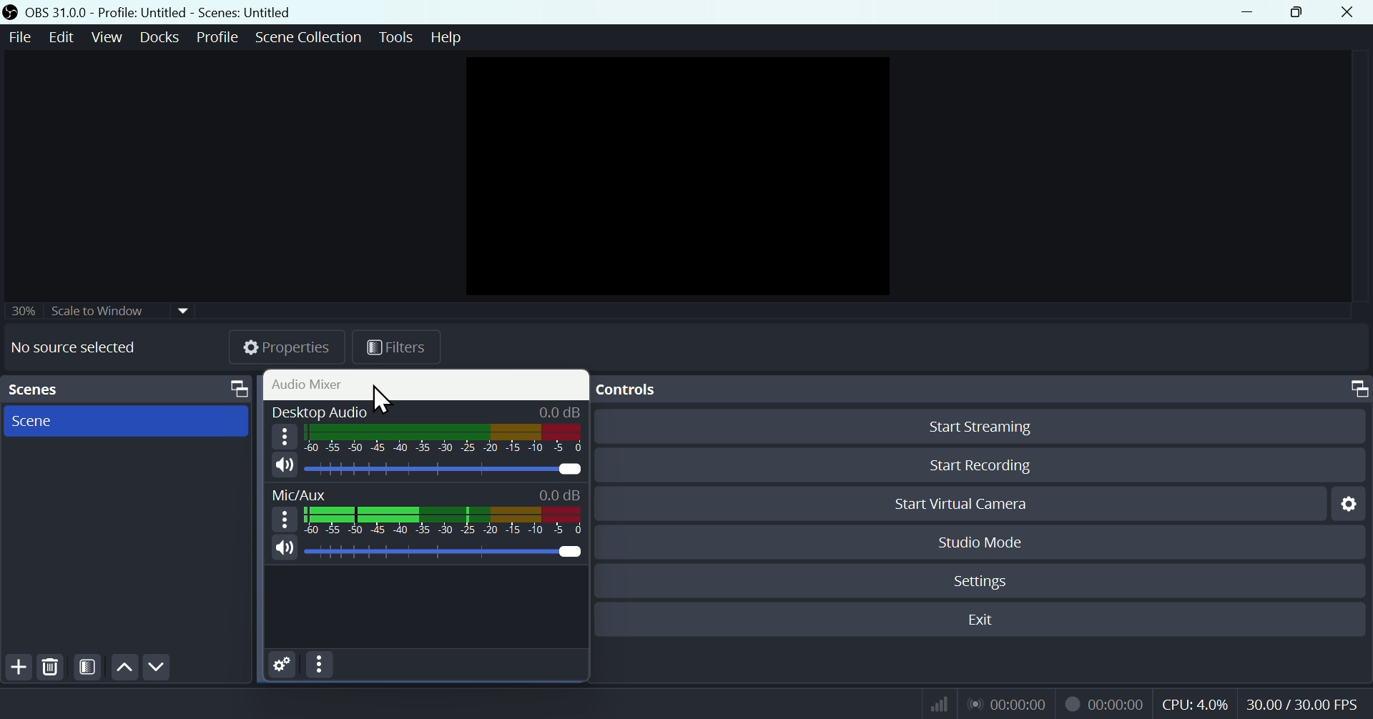 The image size is (1373, 719). I want to click on View, so click(106, 36).